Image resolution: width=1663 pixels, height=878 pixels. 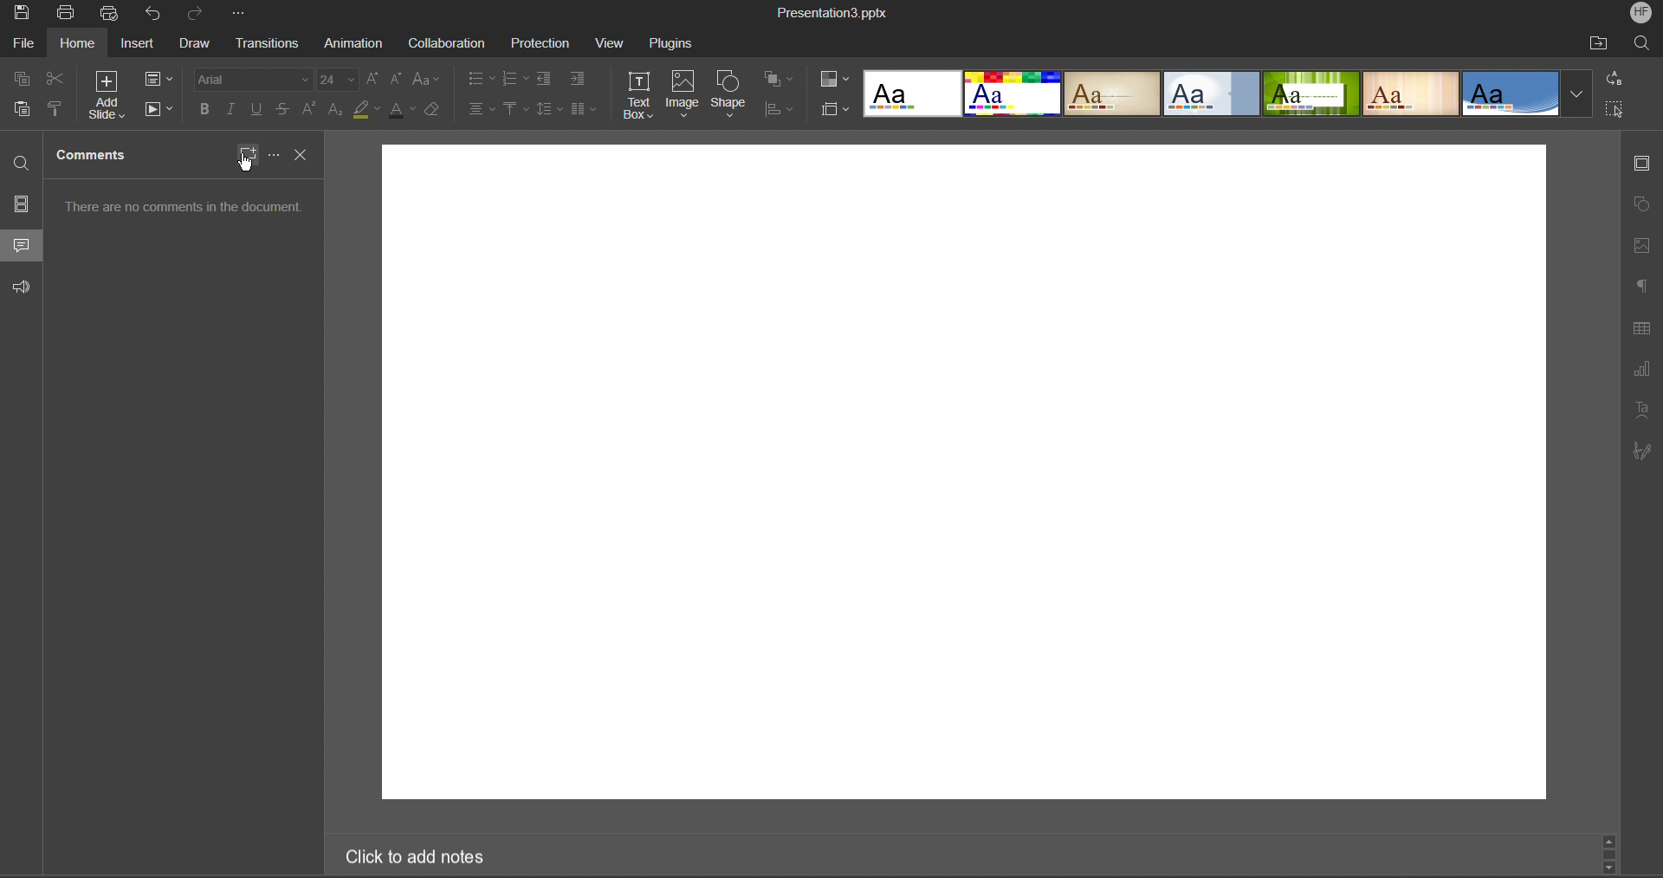 I want to click on Draw, so click(x=193, y=44).